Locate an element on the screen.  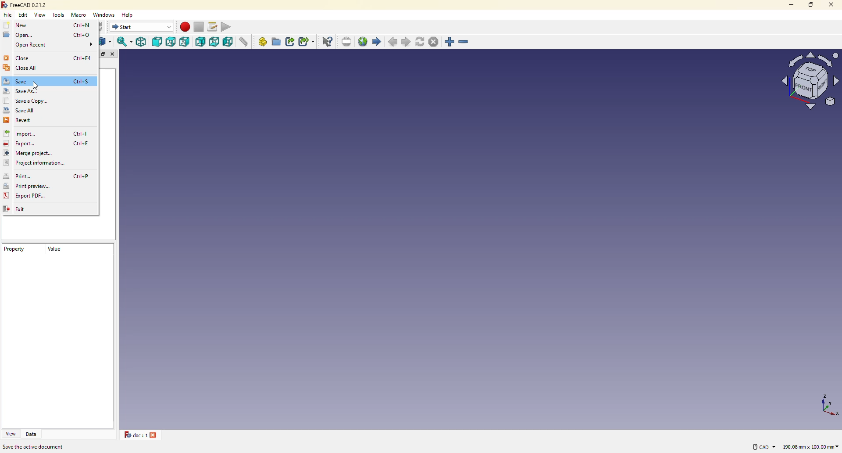
project information is located at coordinates (35, 163).